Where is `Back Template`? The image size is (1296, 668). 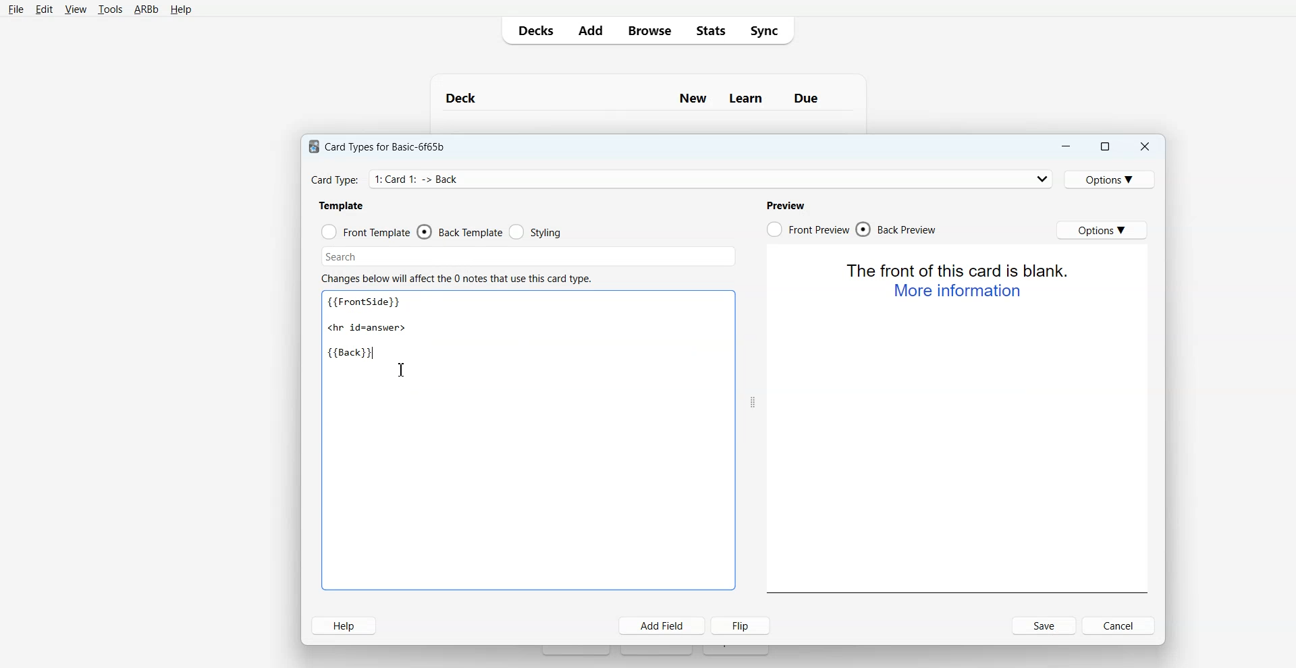
Back Template is located at coordinates (459, 231).